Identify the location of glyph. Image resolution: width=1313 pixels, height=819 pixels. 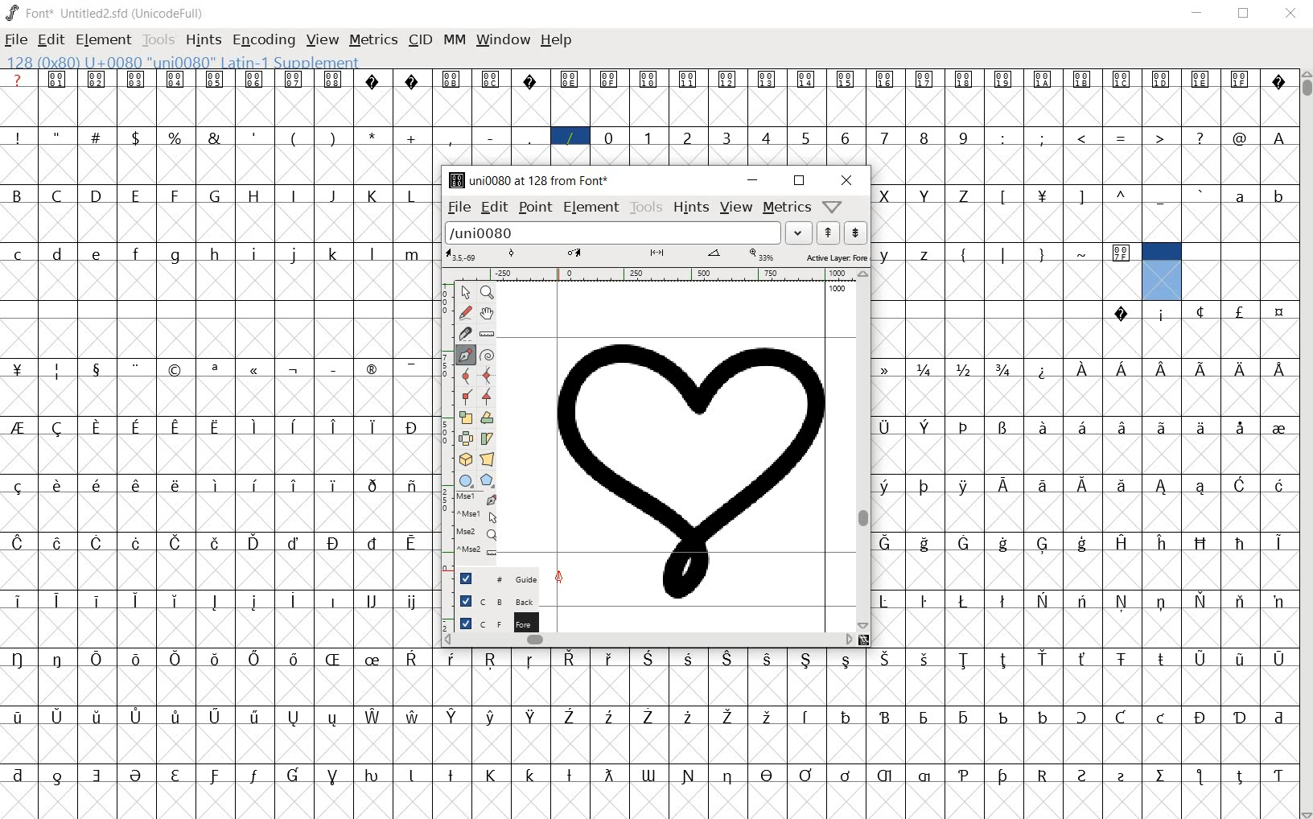
(253, 602).